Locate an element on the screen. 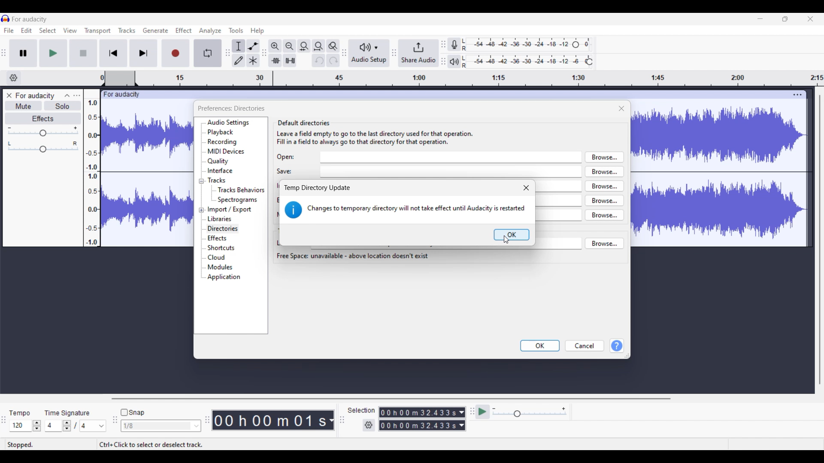 This screenshot has width=824, height=463. Select menu is located at coordinates (48, 30).